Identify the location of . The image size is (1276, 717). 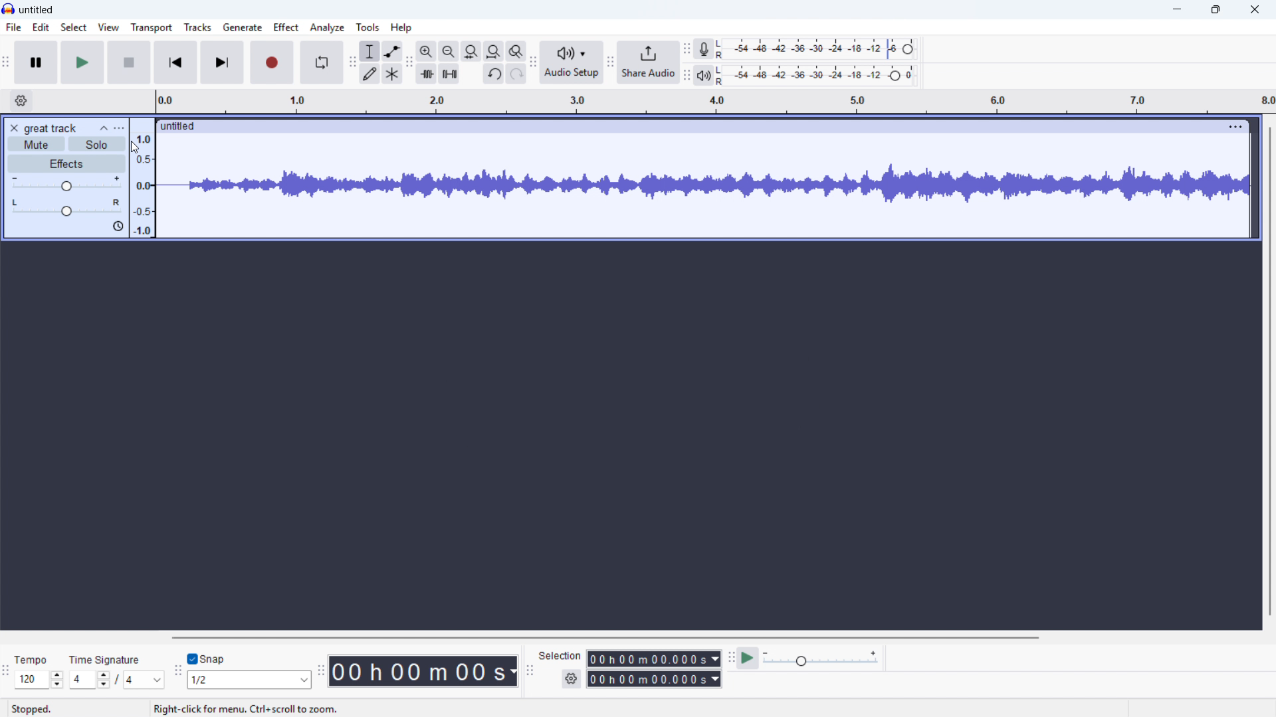
(493, 52).